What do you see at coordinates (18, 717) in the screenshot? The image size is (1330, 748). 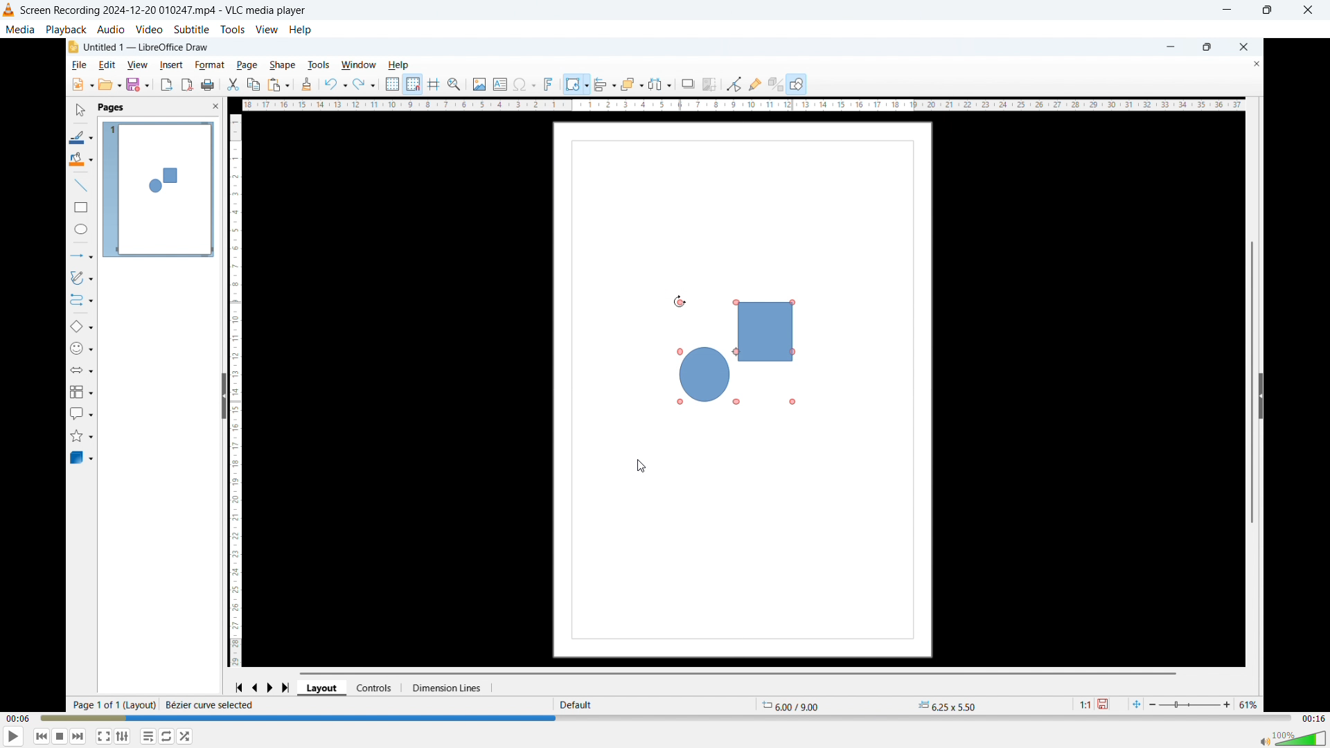 I see `Time elapsed ` at bounding box center [18, 717].